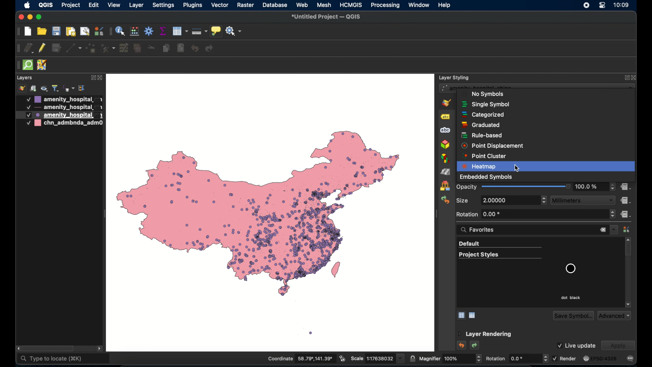  Describe the element at coordinates (164, 5) in the screenshot. I see `settings` at that location.